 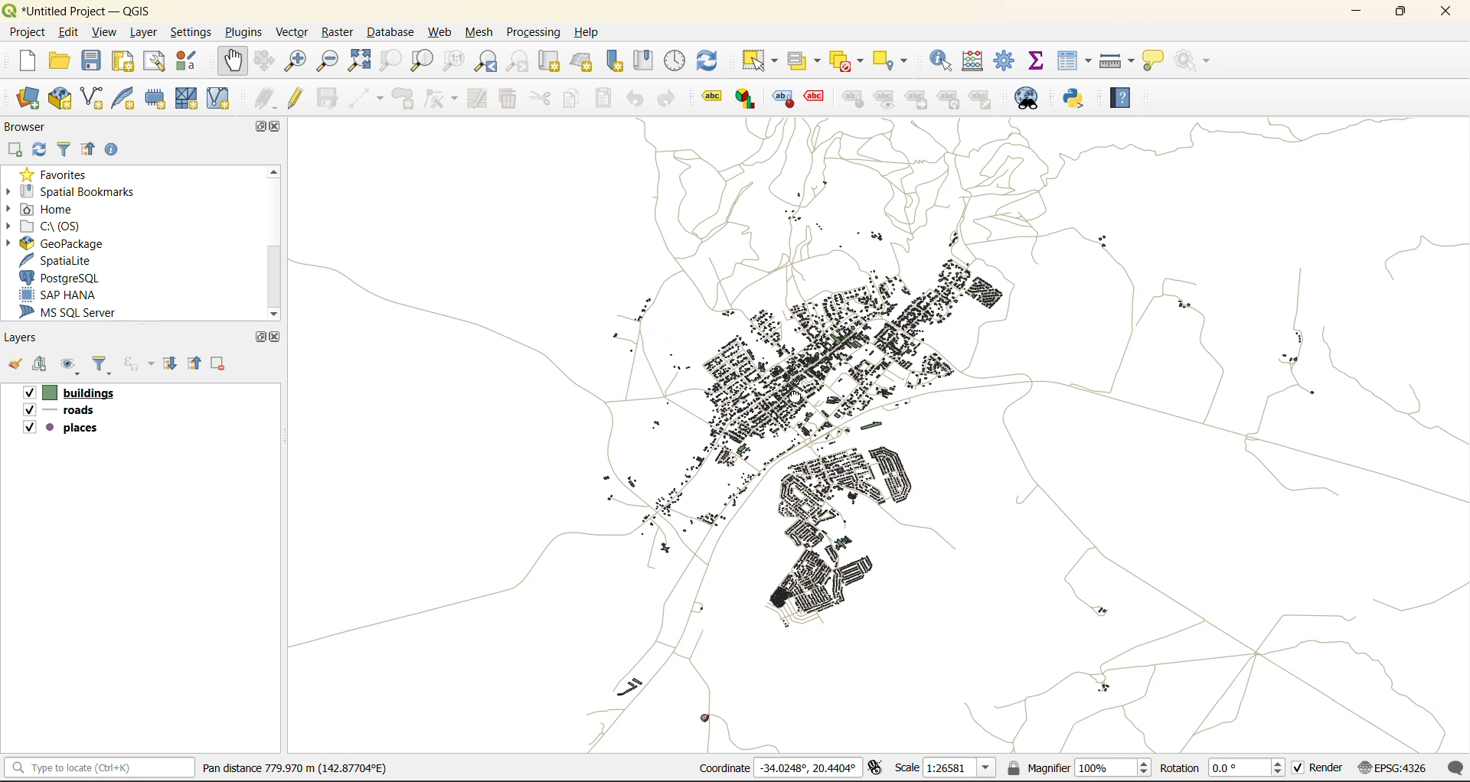 What do you see at coordinates (191, 30) in the screenshot?
I see `settings` at bounding box center [191, 30].